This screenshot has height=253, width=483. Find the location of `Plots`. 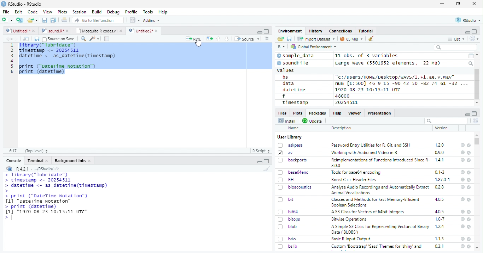

Plots is located at coordinates (62, 12).